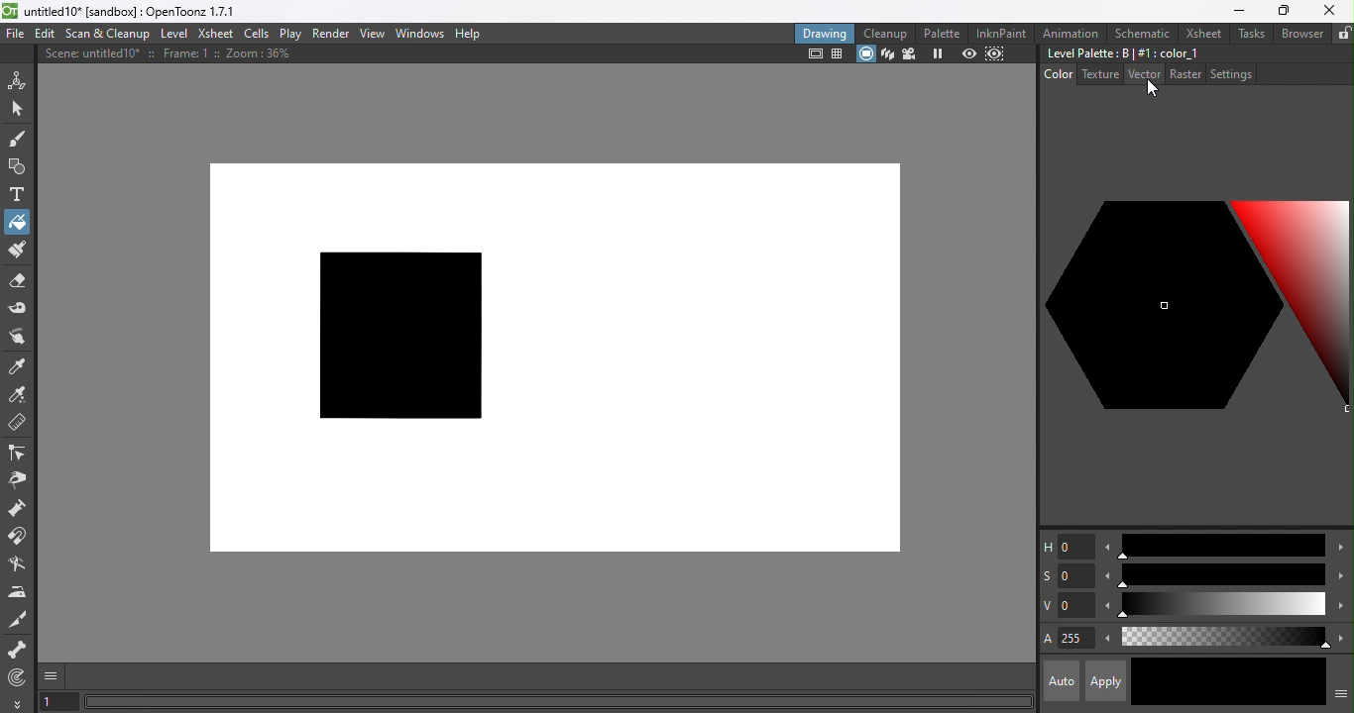 The width and height of the screenshot is (1354, 713). Describe the element at coordinates (22, 364) in the screenshot. I see `Style picker tool` at that location.